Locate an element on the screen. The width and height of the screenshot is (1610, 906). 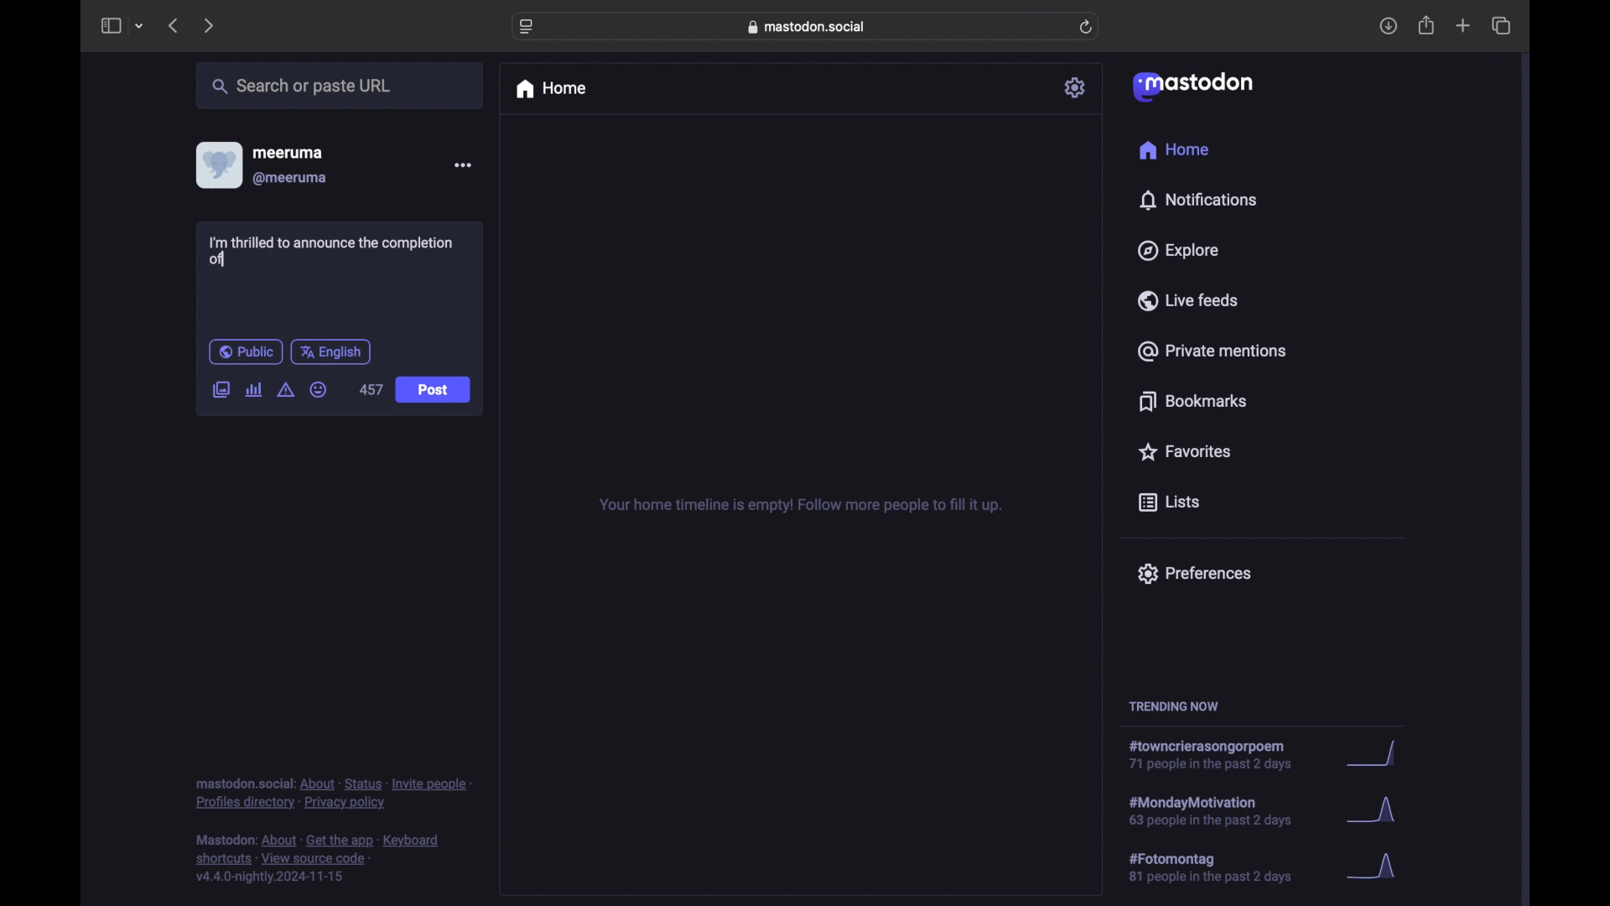
add content warning is located at coordinates (288, 390).